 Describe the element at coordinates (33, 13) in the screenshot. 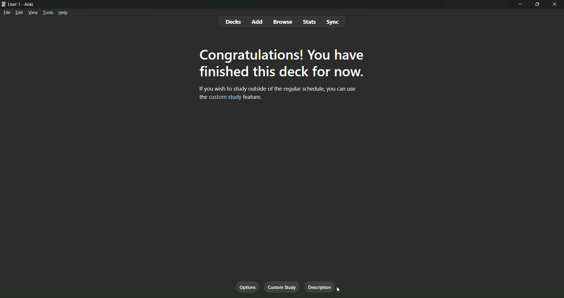

I see `view` at that location.